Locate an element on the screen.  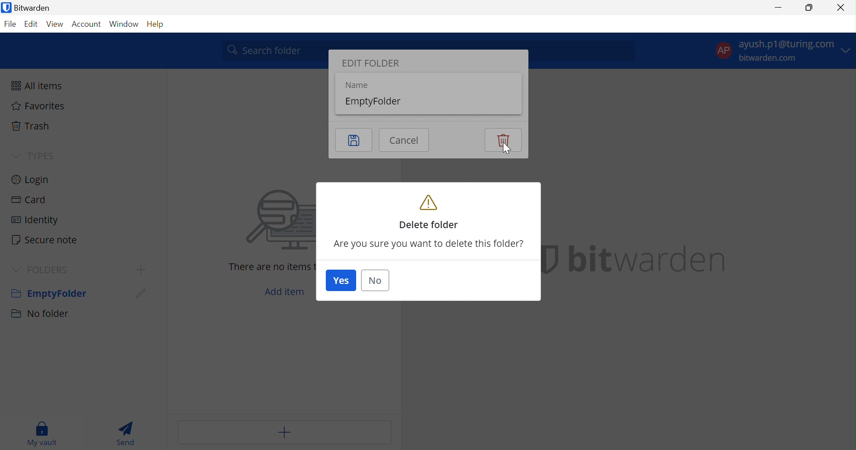
EmptyFolder is located at coordinates (377, 102).